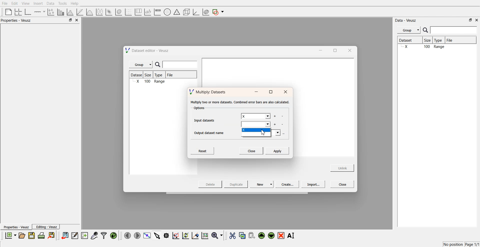 This screenshot has width=480, height=247. Describe the element at coordinates (127, 235) in the screenshot. I see `move left` at that location.